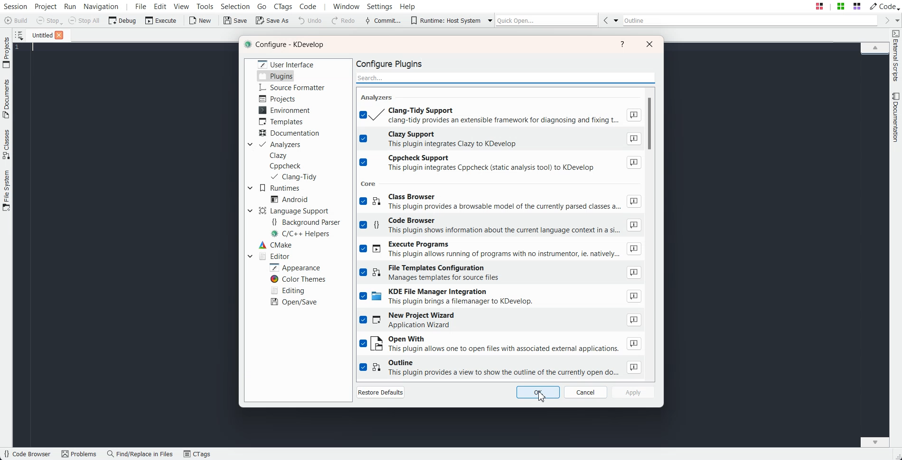 This screenshot has height=460, width=902. I want to click on Drop down box, so click(249, 145).